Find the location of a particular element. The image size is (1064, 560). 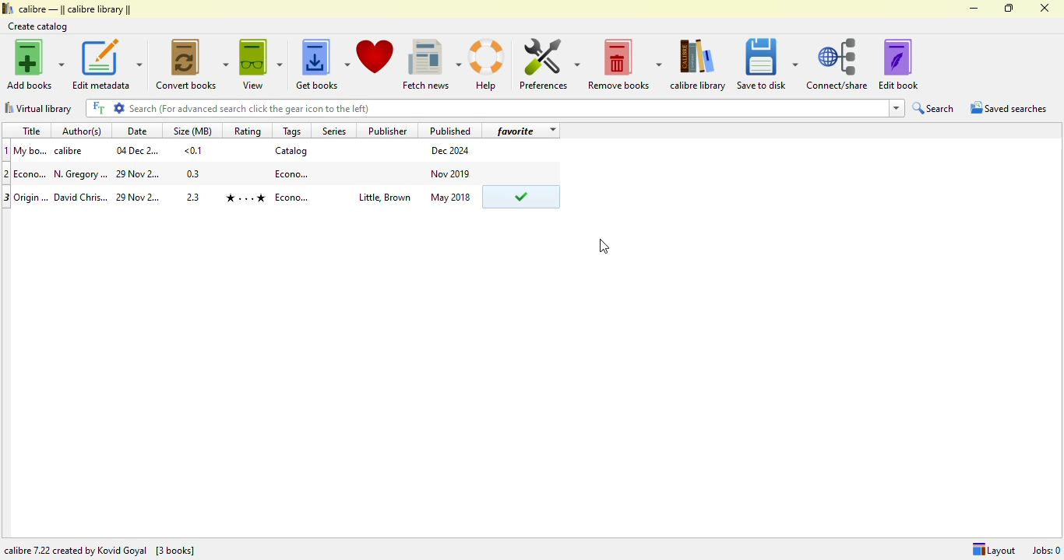

tag is located at coordinates (294, 198).